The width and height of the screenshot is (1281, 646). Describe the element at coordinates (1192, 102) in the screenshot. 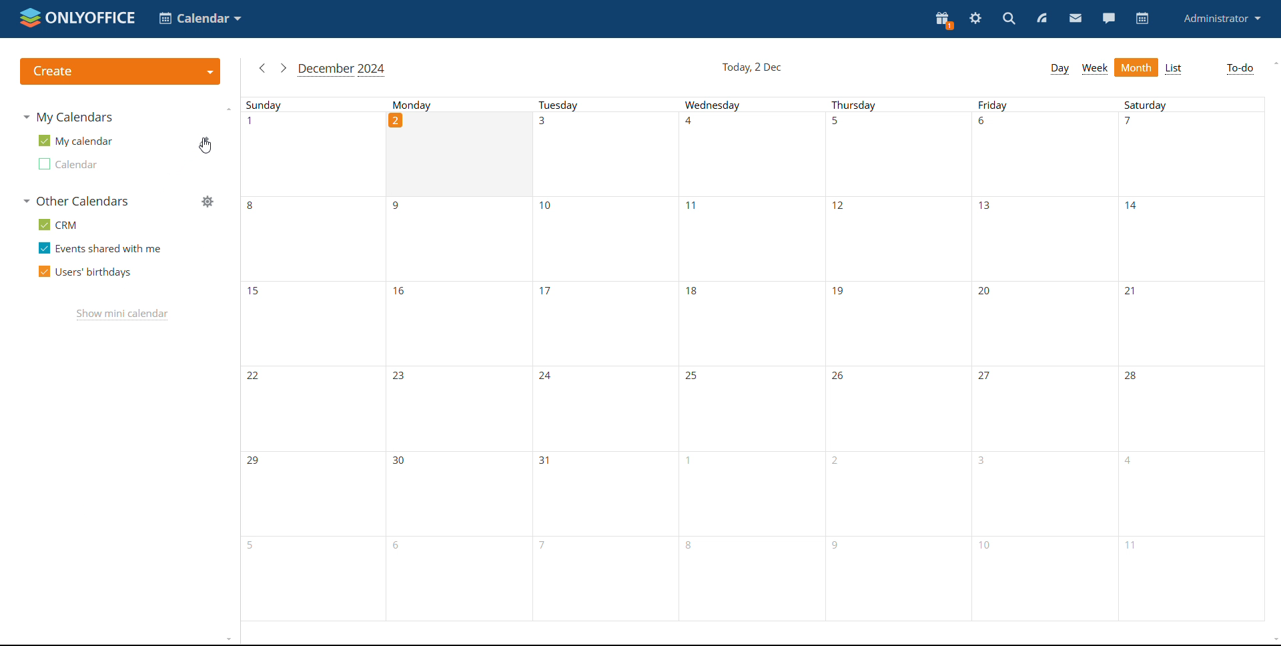

I see `saturday` at that location.